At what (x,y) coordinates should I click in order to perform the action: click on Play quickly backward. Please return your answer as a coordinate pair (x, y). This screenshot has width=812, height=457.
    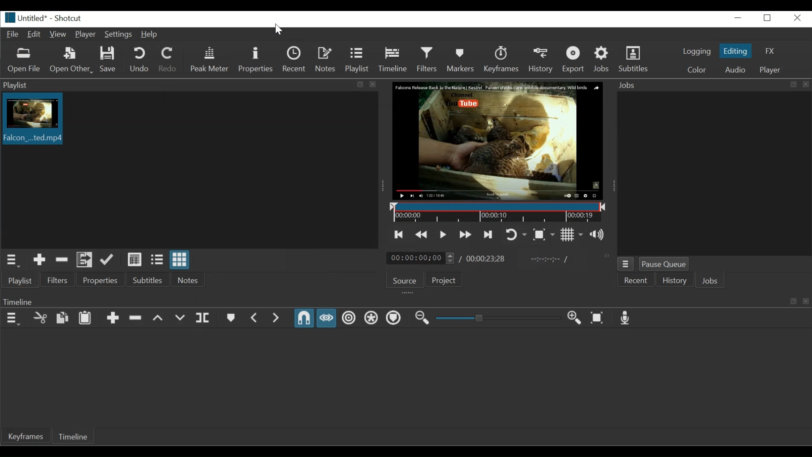
    Looking at the image, I should click on (422, 234).